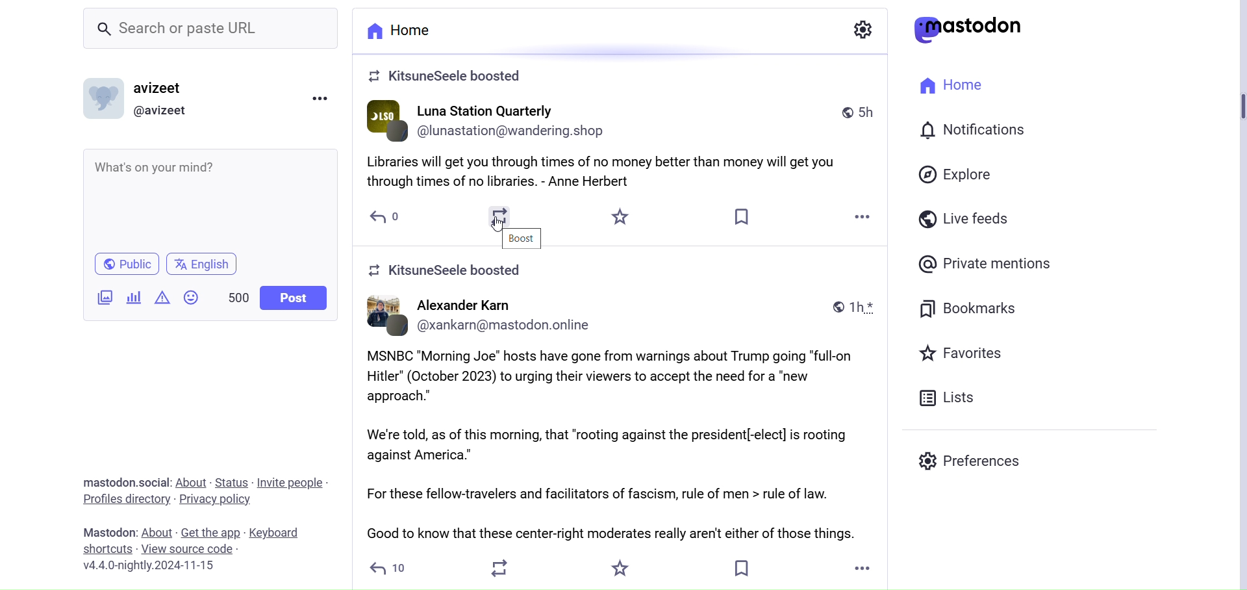 The height and width of the screenshot is (590, 1247). I want to click on cursor, so click(498, 226).